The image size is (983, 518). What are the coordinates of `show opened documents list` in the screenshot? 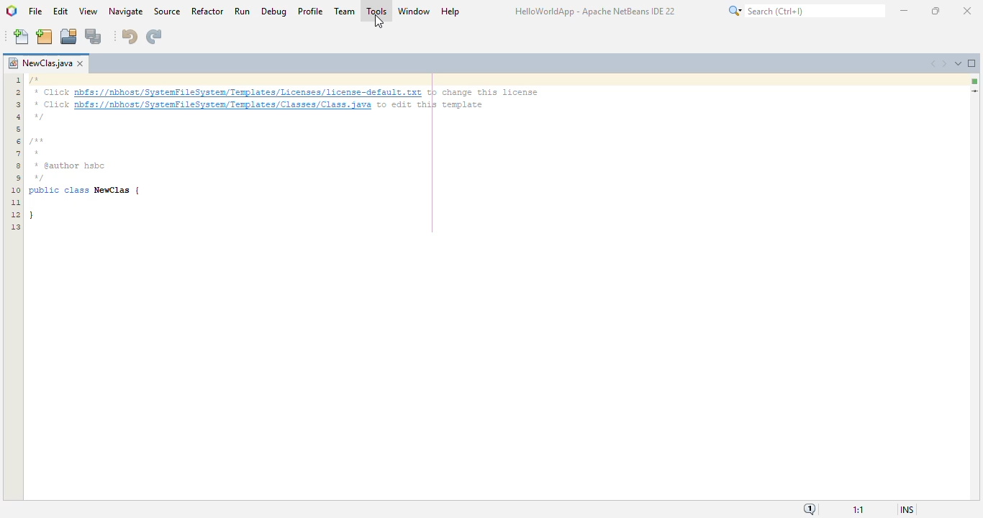 It's located at (959, 63).